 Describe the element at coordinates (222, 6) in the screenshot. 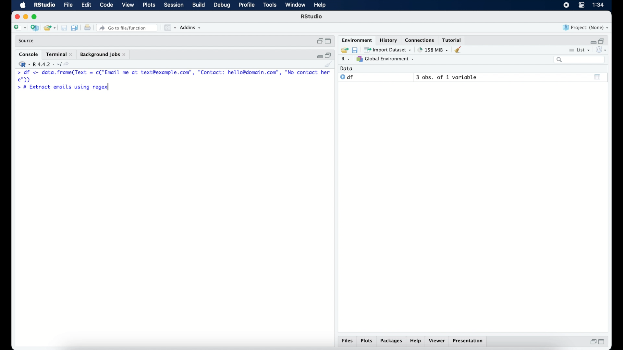

I see `debug` at that location.